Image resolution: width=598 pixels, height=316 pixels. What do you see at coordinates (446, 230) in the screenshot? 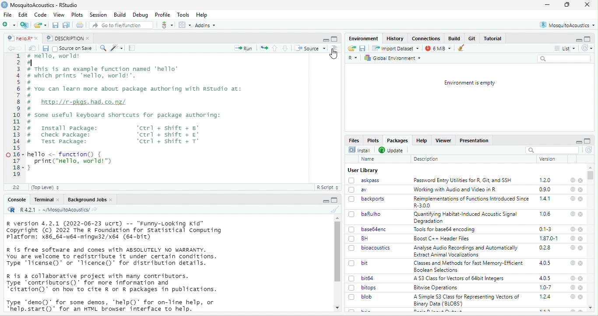
I see `Tools for base64 encoding` at bounding box center [446, 230].